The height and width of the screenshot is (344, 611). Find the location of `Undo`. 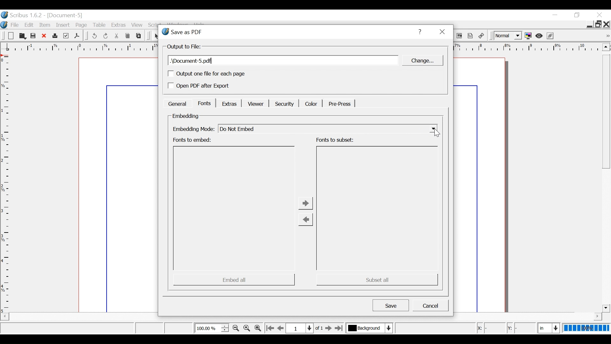

Undo is located at coordinates (94, 36).